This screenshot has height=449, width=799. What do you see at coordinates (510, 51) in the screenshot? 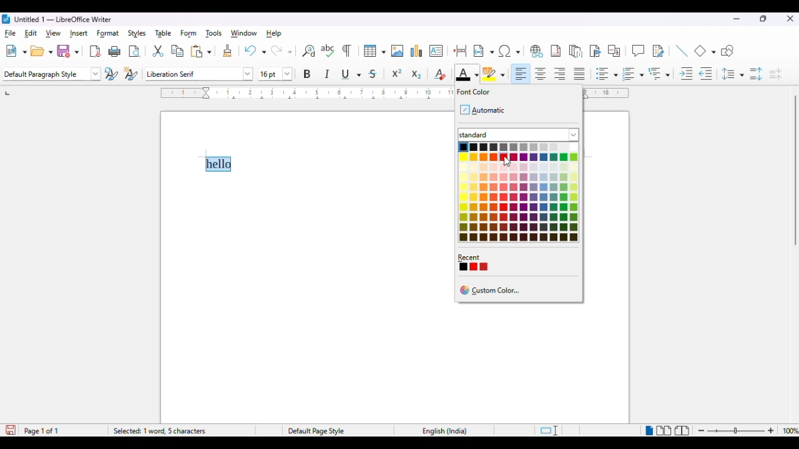
I see `insert special characters` at bounding box center [510, 51].